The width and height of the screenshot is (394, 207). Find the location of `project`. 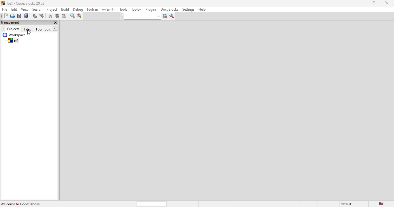

project is located at coordinates (52, 9).